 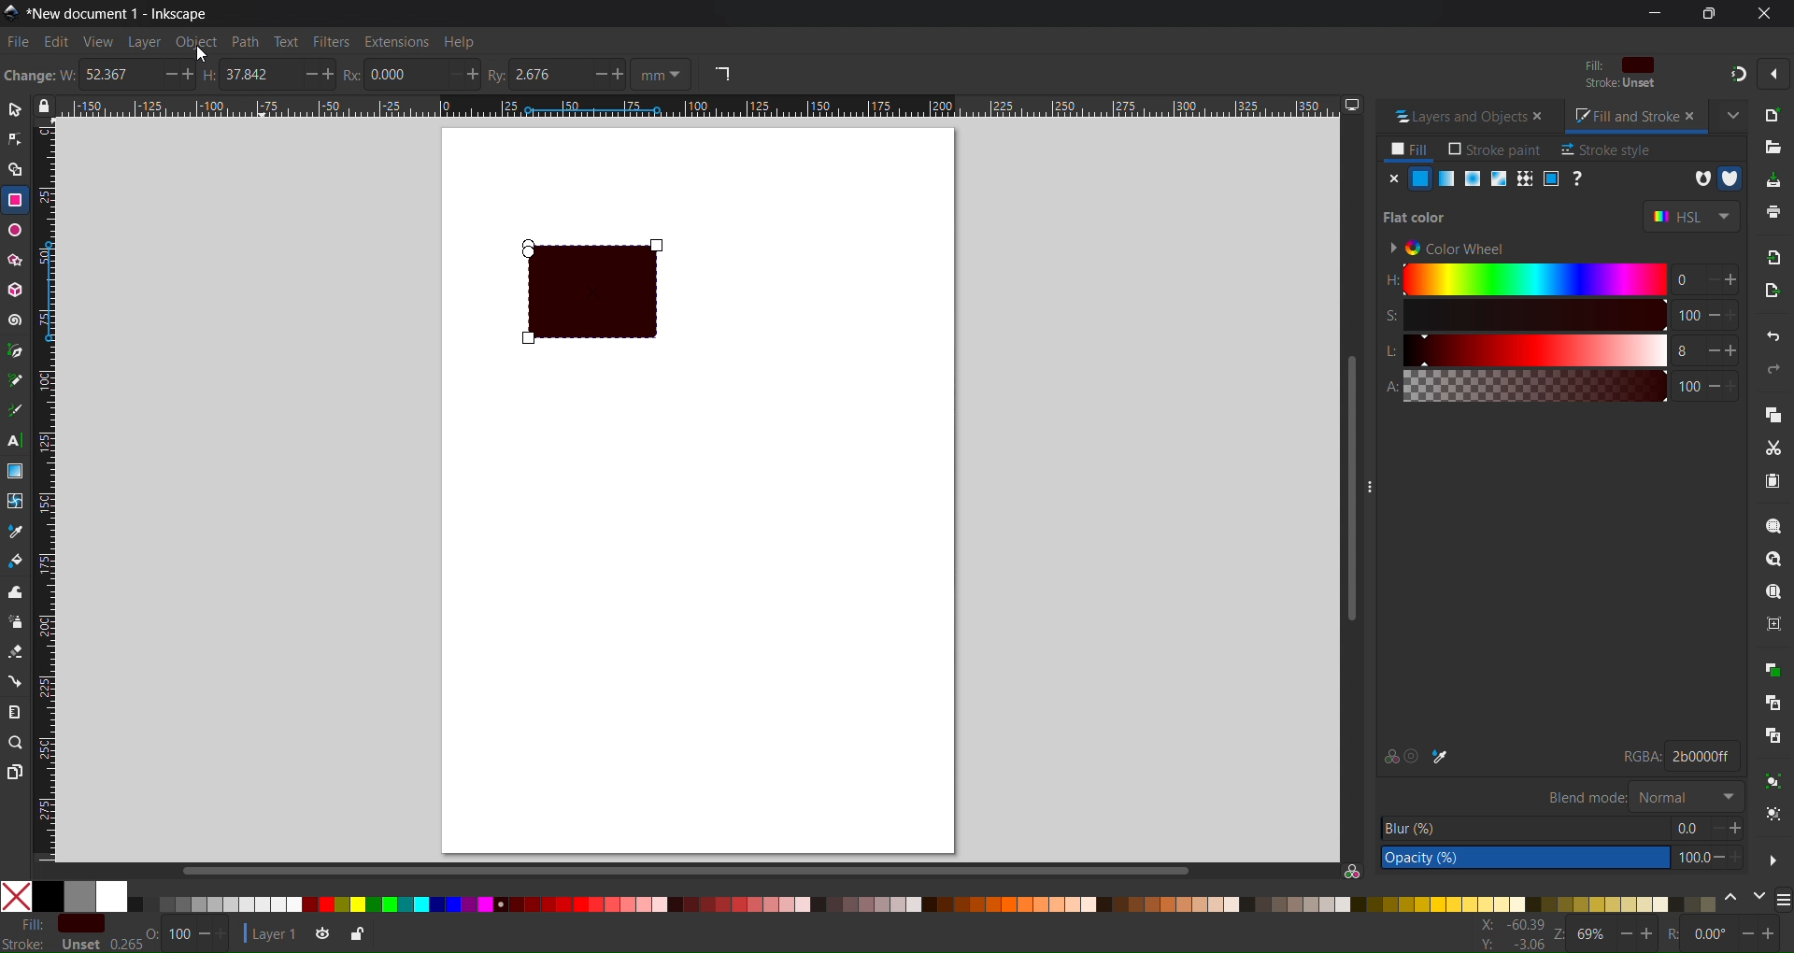 What do you see at coordinates (16, 651) in the screenshot?
I see `Eraser tool` at bounding box center [16, 651].